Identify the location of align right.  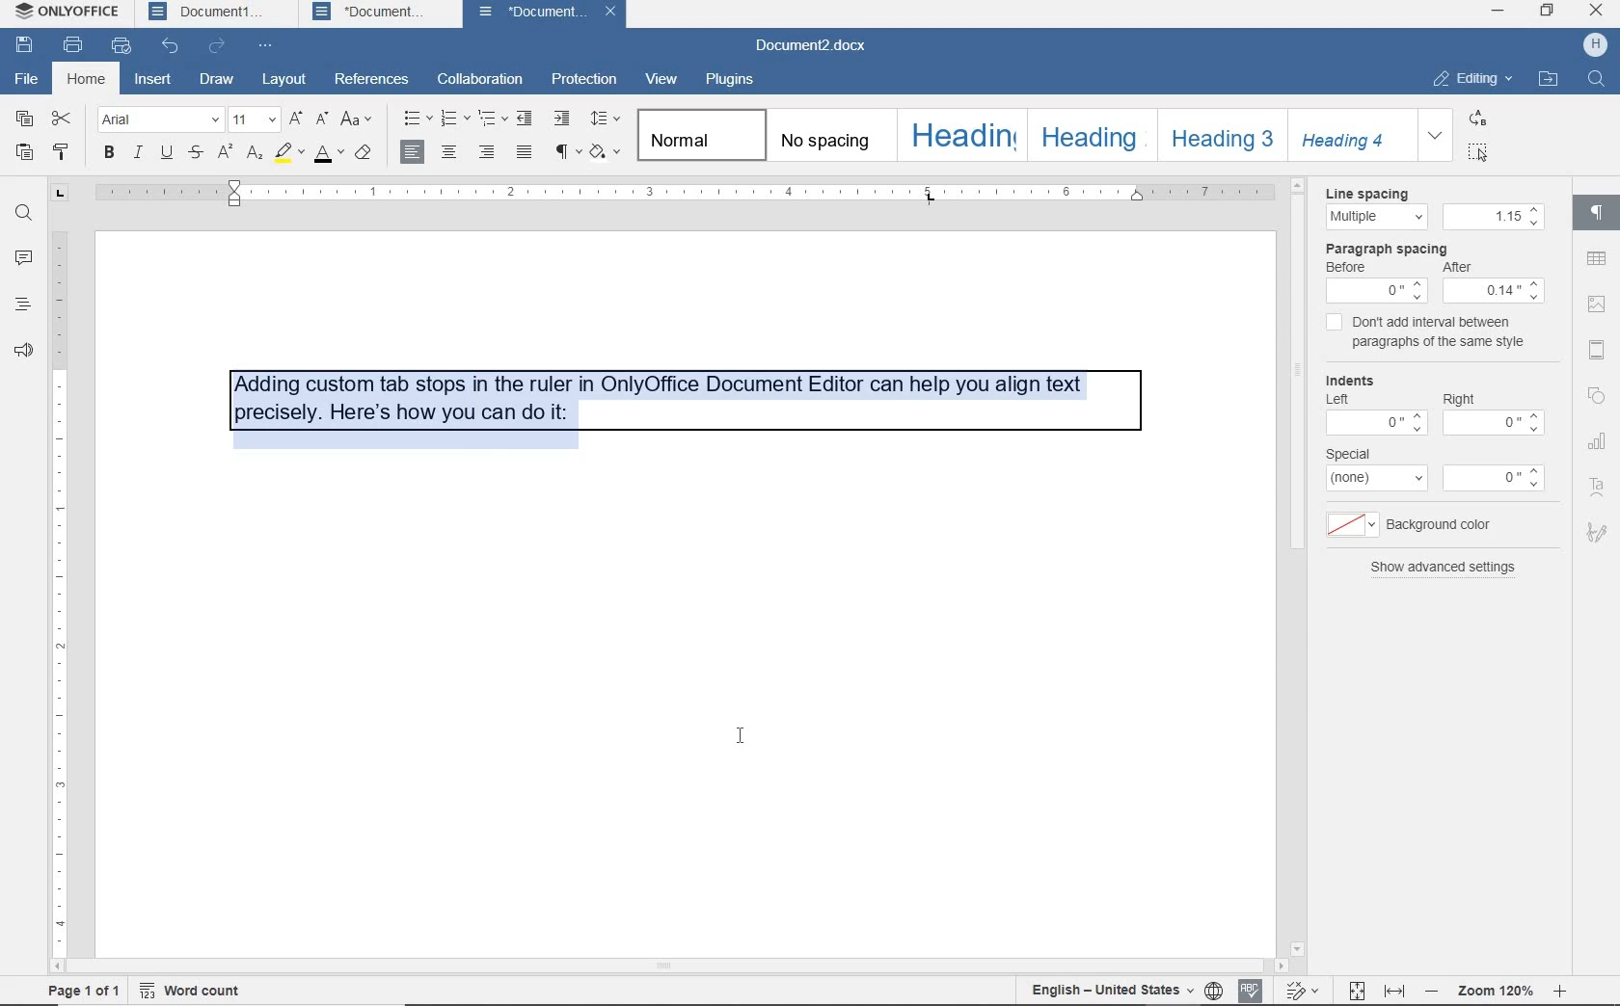
(487, 151).